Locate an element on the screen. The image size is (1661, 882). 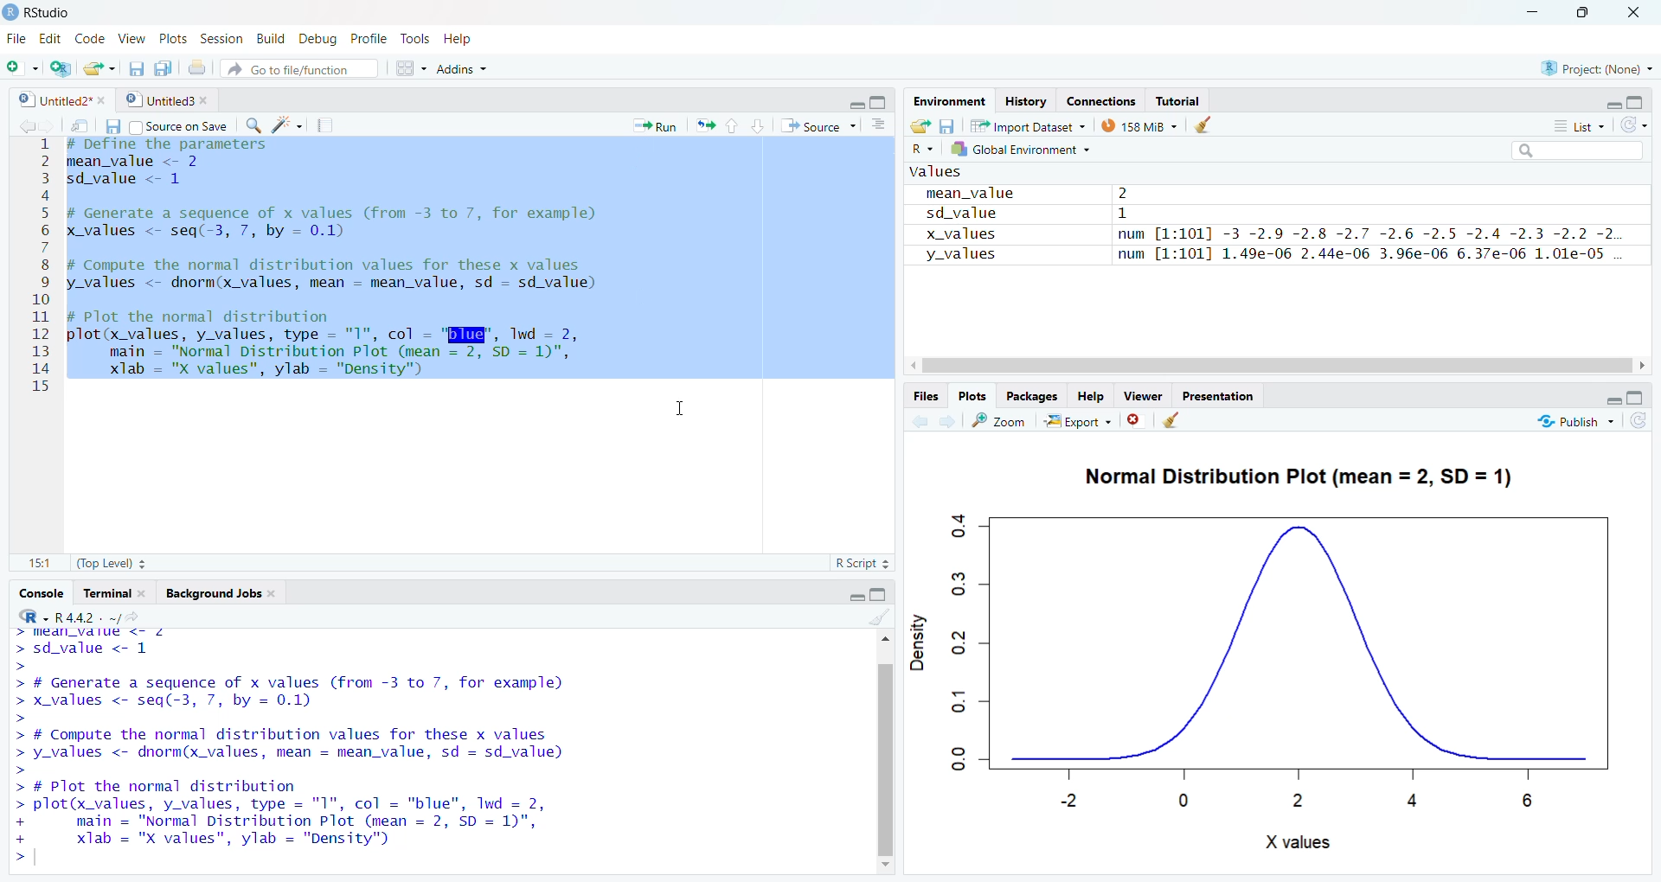
+ Source is located at coordinates (818, 126).